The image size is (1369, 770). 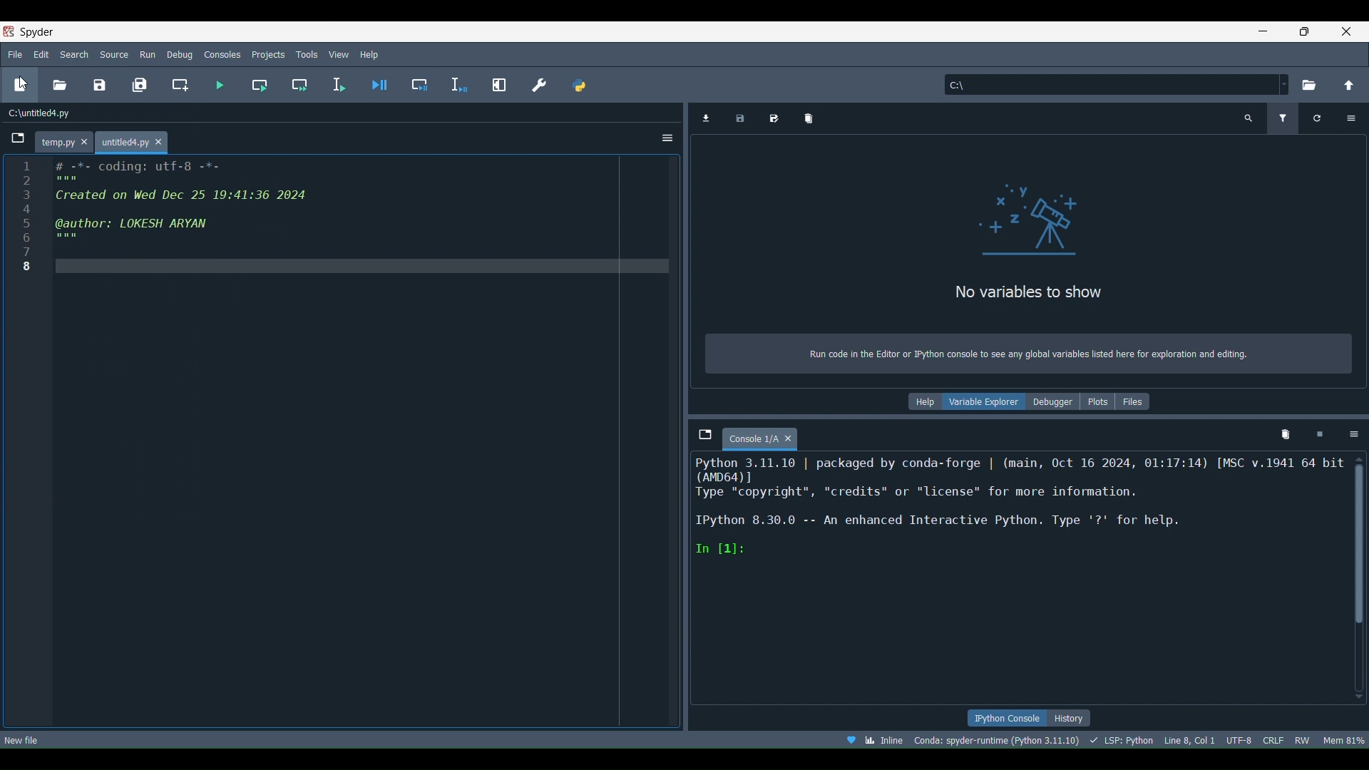 I want to click on Encoding, so click(x=1239, y=739).